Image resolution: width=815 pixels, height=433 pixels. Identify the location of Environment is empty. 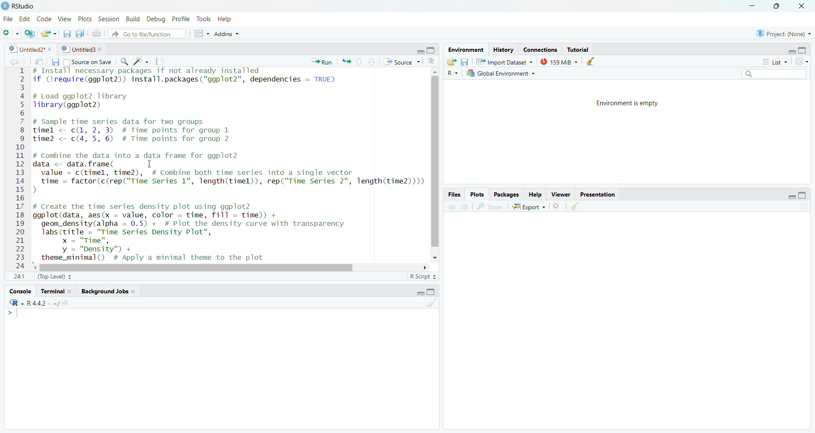
(627, 102).